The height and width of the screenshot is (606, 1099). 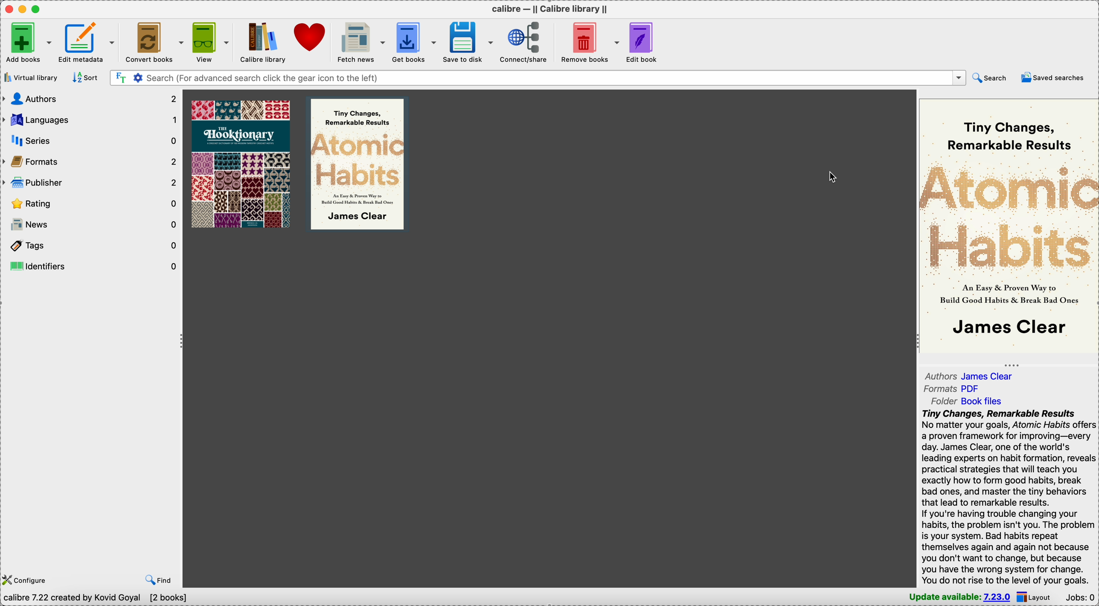 What do you see at coordinates (547, 77) in the screenshot?
I see `search (for advanced search click the gear icon to the left)` at bounding box center [547, 77].